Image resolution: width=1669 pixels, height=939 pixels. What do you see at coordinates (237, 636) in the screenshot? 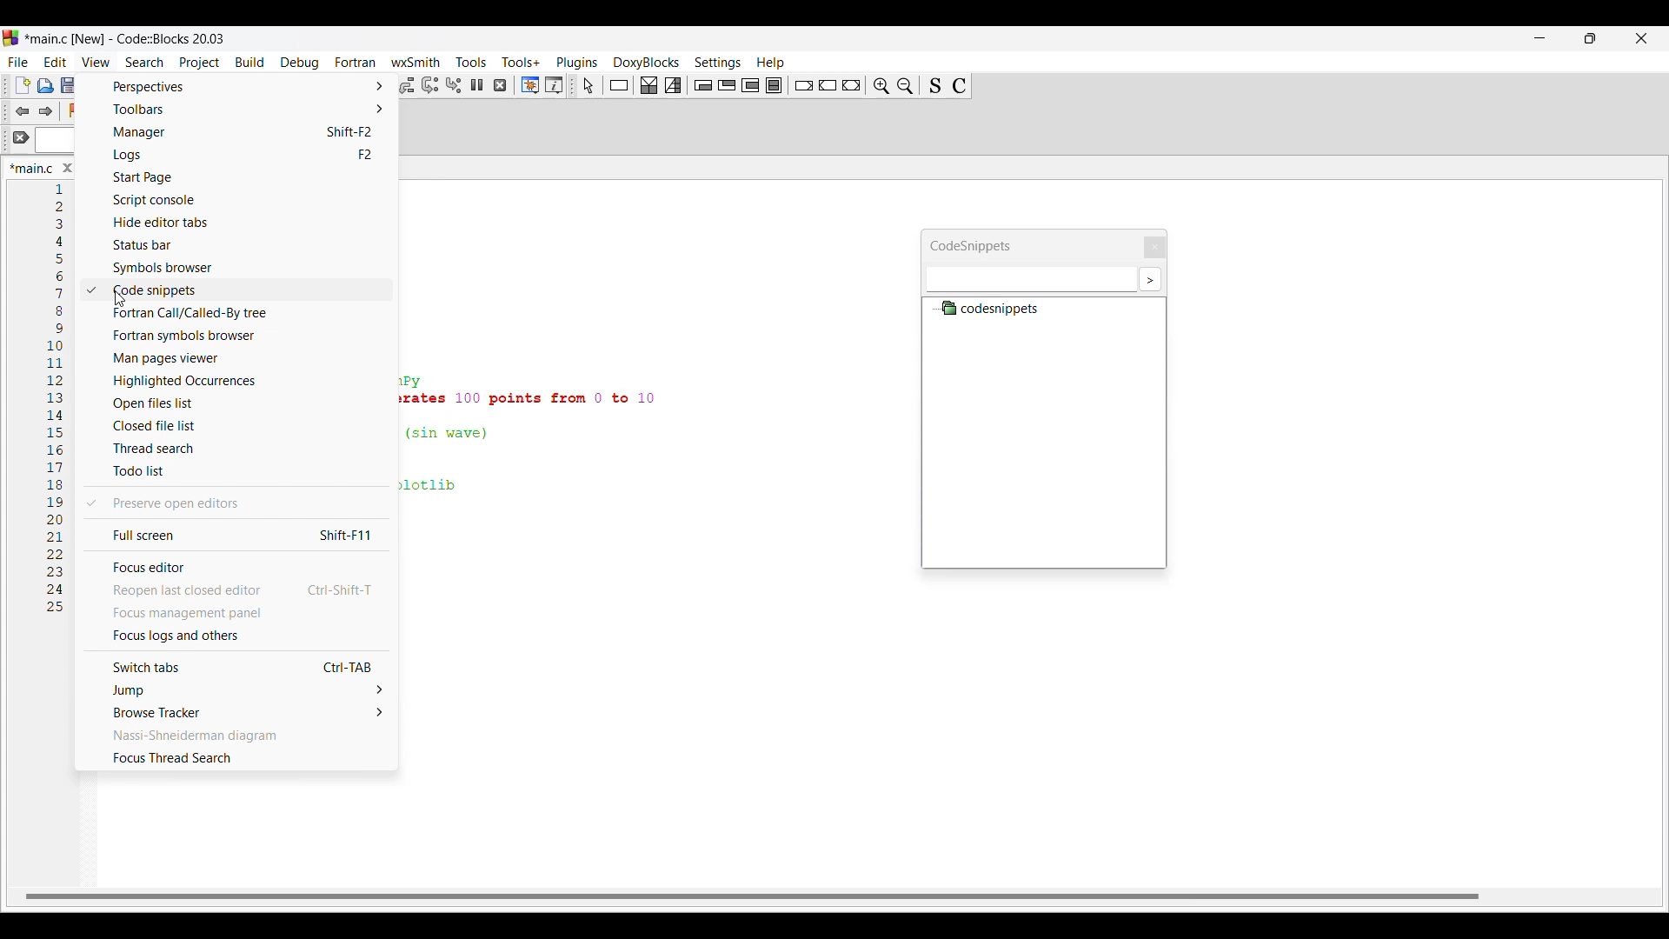
I see `Focus logs and others` at bounding box center [237, 636].